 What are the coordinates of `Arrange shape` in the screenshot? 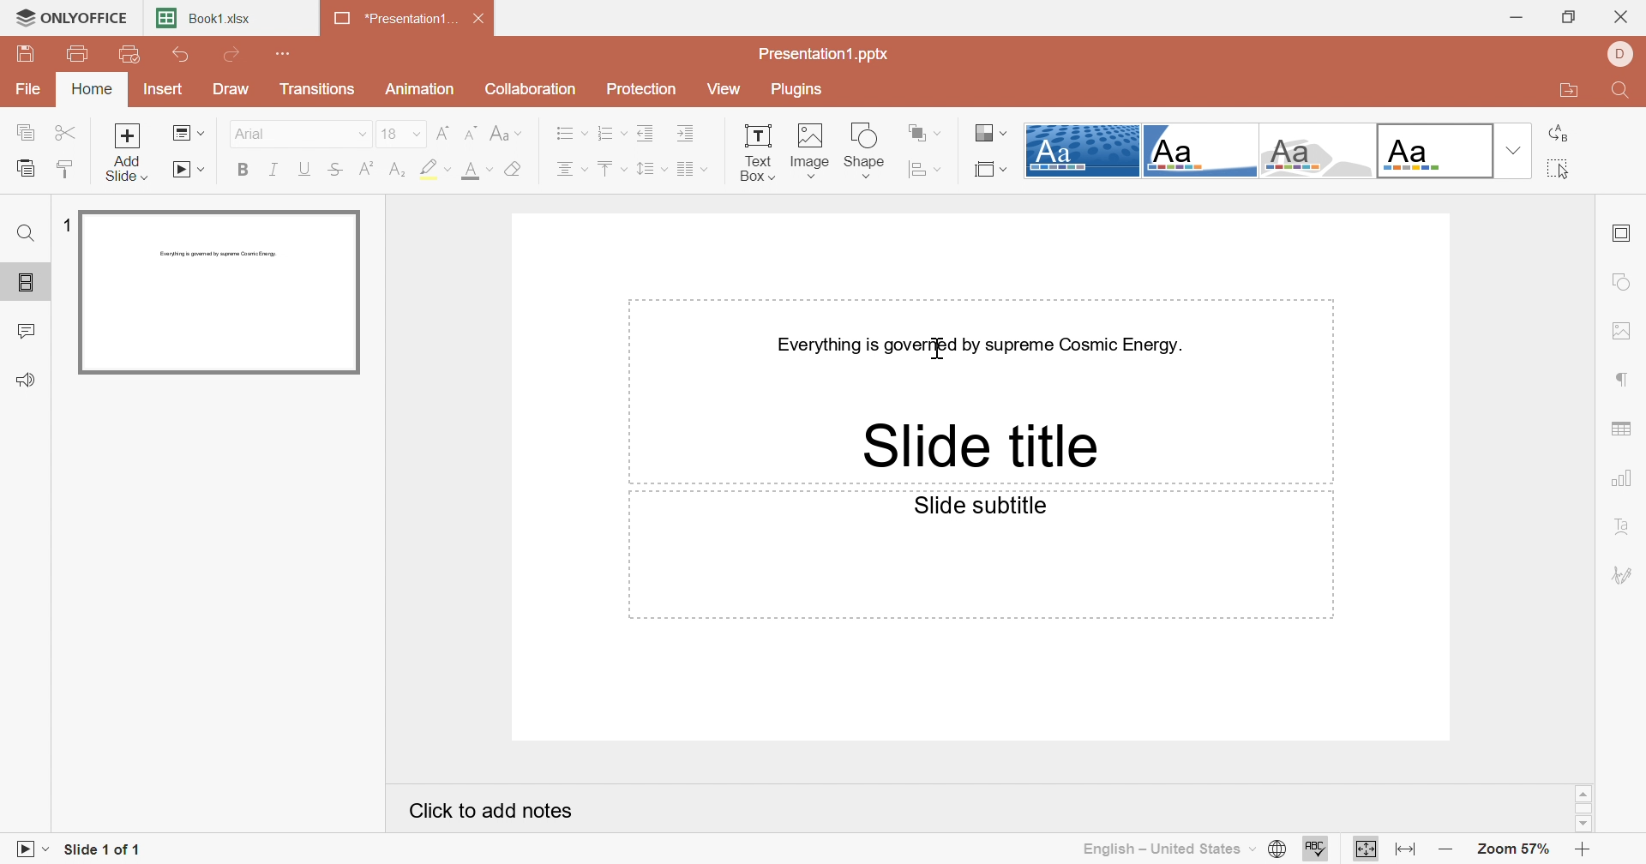 It's located at (924, 130).